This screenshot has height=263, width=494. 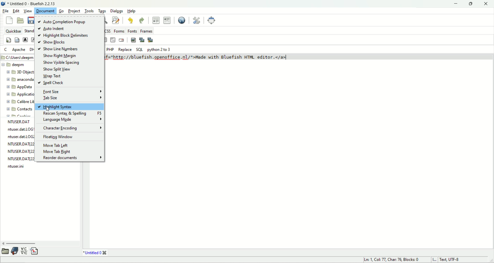 What do you see at coordinates (61, 11) in the screenshot?
I see `go` at bounding box center [61, 11].